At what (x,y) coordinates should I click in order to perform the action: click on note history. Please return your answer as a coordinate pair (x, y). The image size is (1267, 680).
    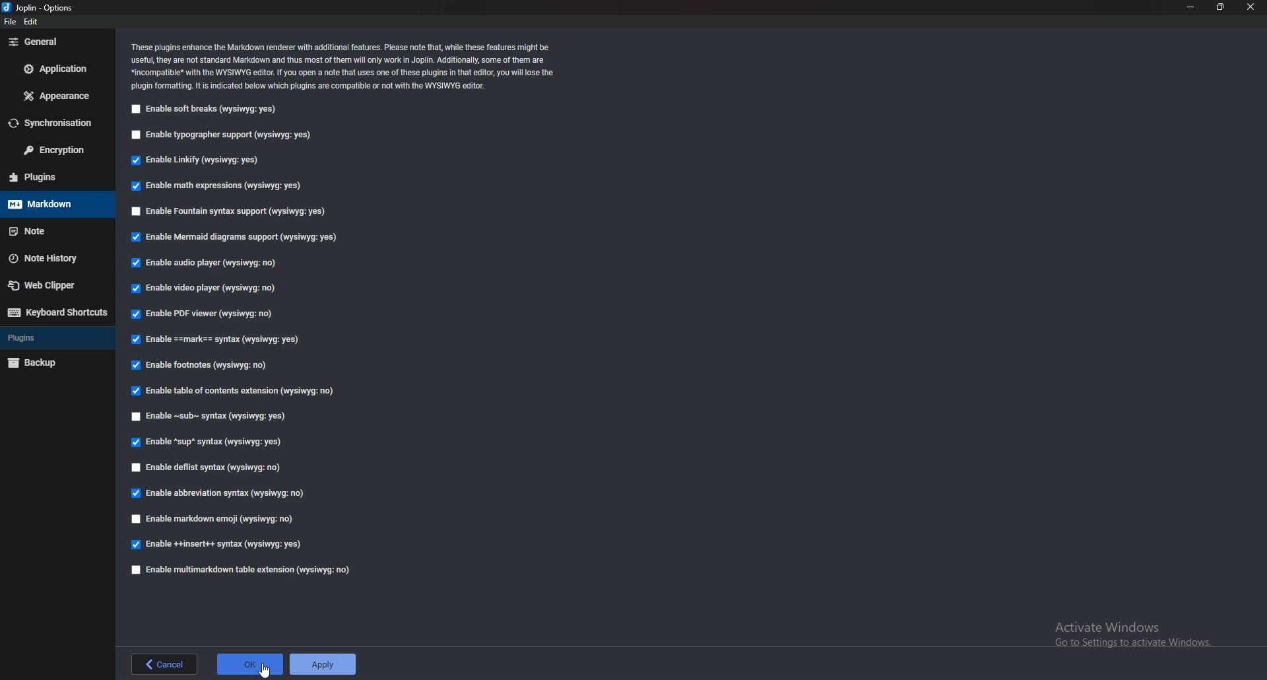
    Looking at the image, I should click on (55, 258).